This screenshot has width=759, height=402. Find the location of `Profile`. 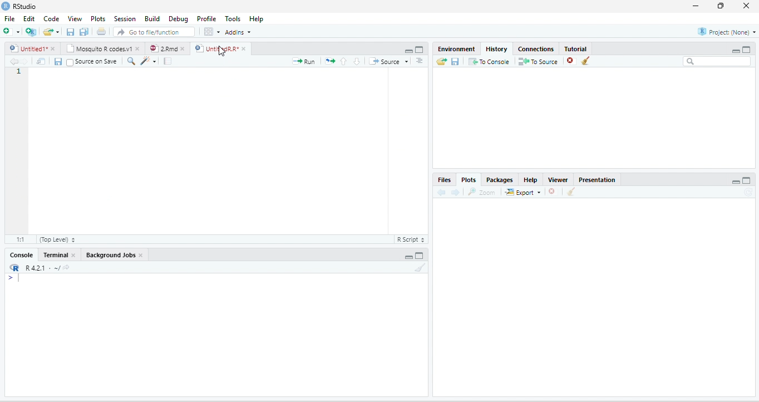

Profile is located at coordinates (206, 18).